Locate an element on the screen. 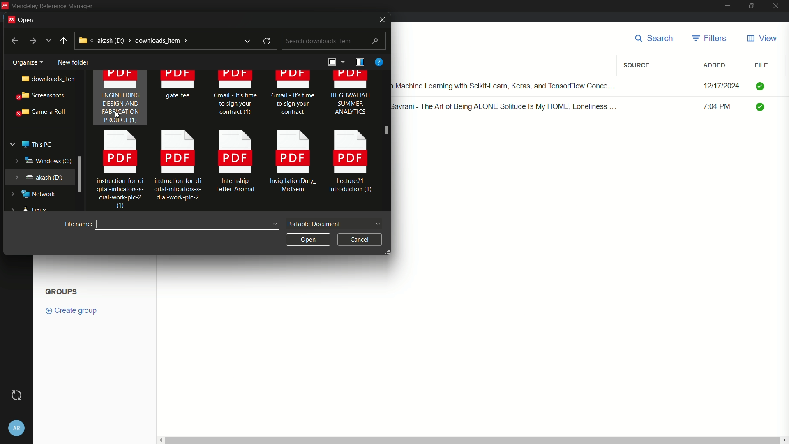 Image resolution: width=789 pixels, height=444 pixels. view is located at coordinates (761, 39).